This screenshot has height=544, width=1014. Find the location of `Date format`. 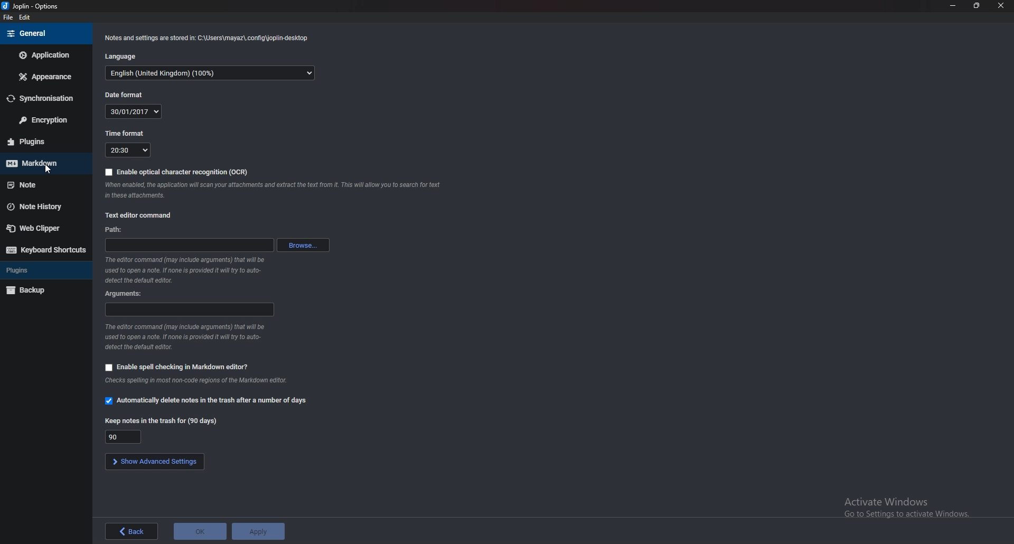

Date format is located at coordinates (127, 95).